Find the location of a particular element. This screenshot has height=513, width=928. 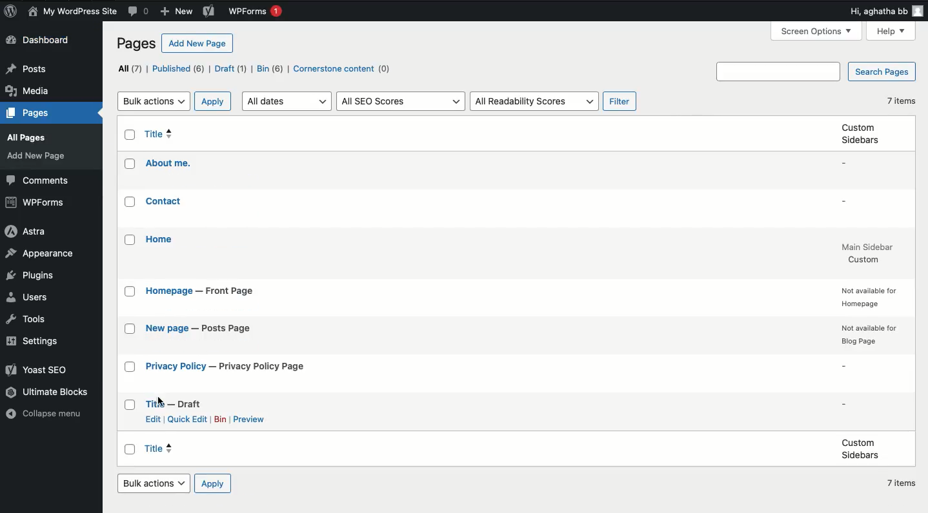

Title is located at coordinates (199, 329).